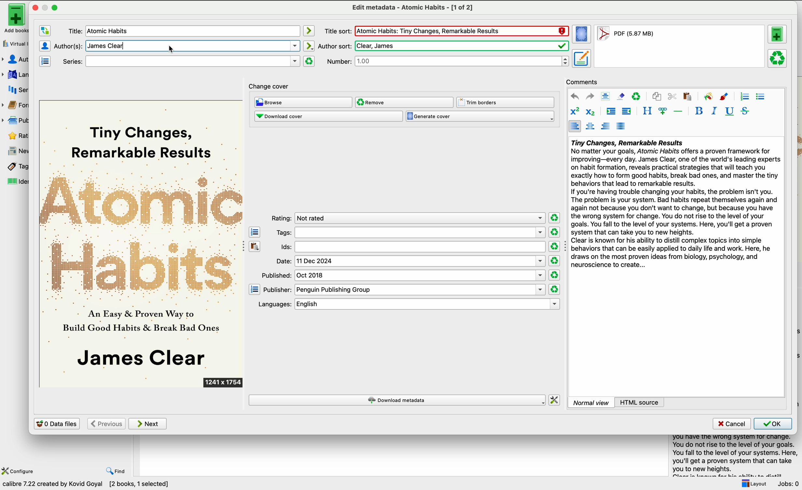  I want to click on clear rating, so click(554, 217).